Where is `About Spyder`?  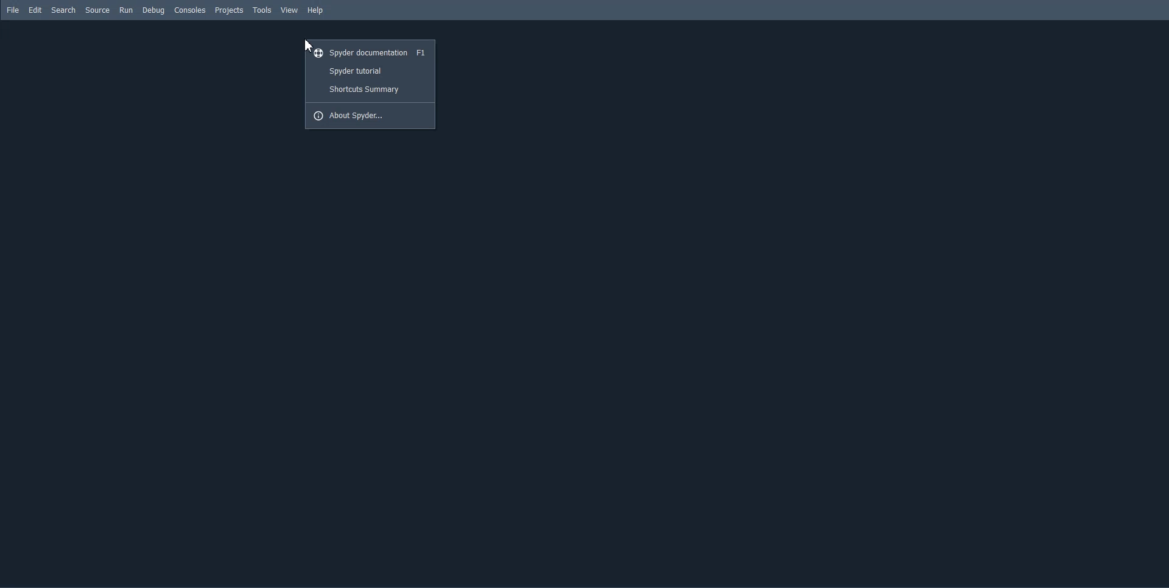
About Spyder is located at coordinates (370, 115).